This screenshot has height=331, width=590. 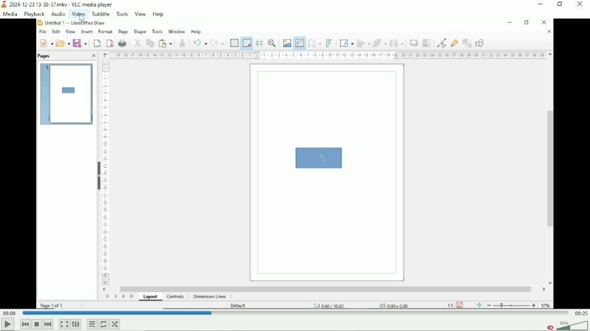 What do you see at coordinates (8, 325) in the screenshot?
I see `Play` at bounding box center [8, 325].